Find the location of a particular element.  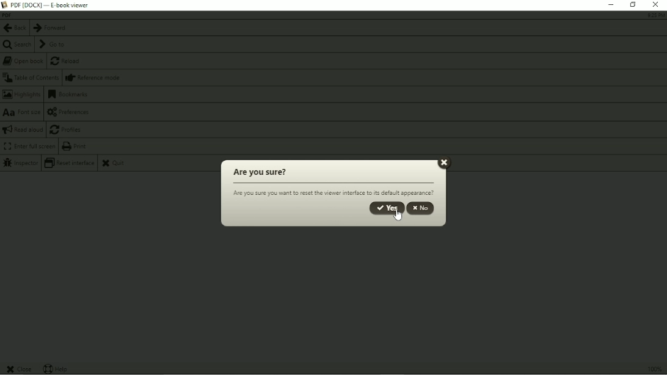

Close is located at coordinates (656, 5).